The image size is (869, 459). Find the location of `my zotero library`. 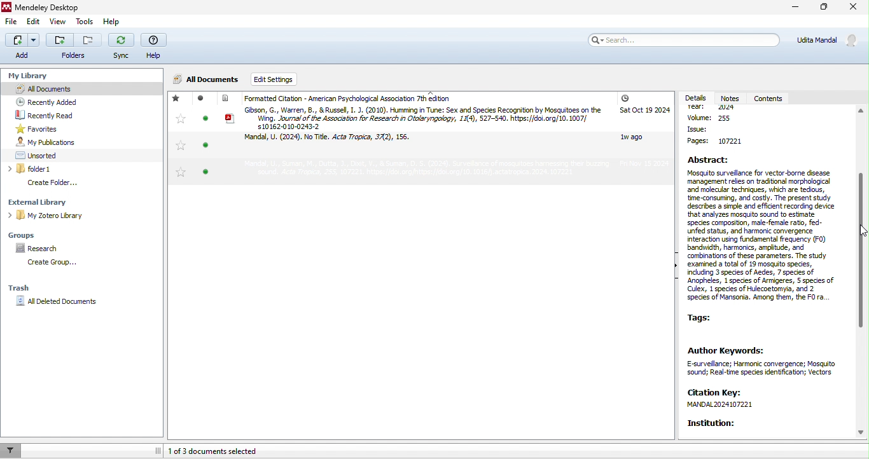

my zotero library is located at coordinates (75, 215).